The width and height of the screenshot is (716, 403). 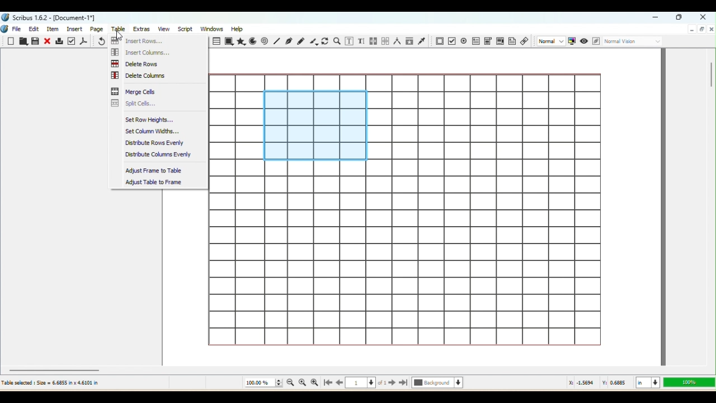 I want to click on Shape tool, so click(x=229, y=41).